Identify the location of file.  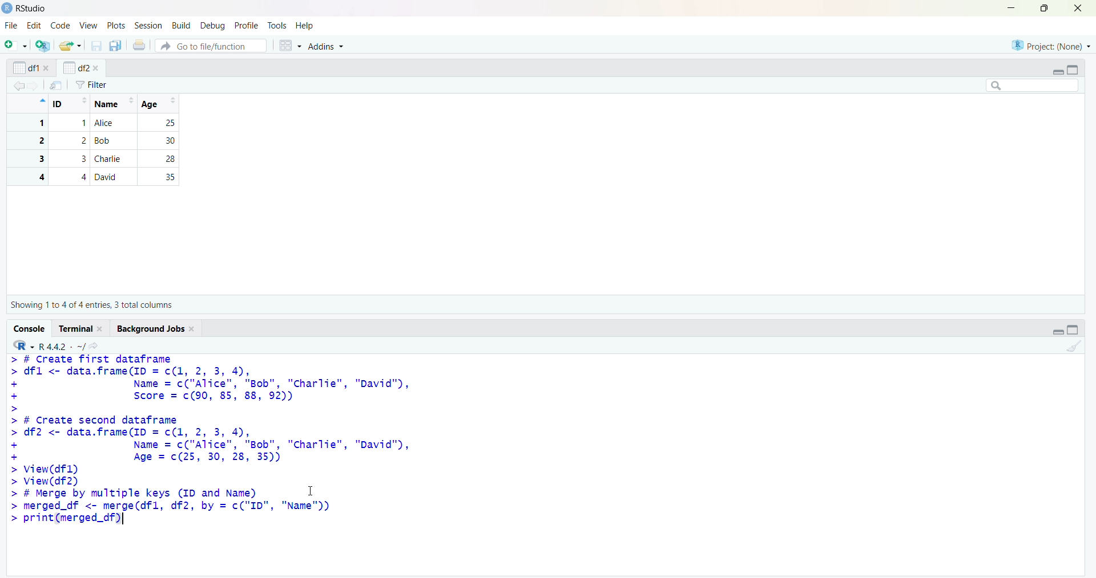
(13, 25).